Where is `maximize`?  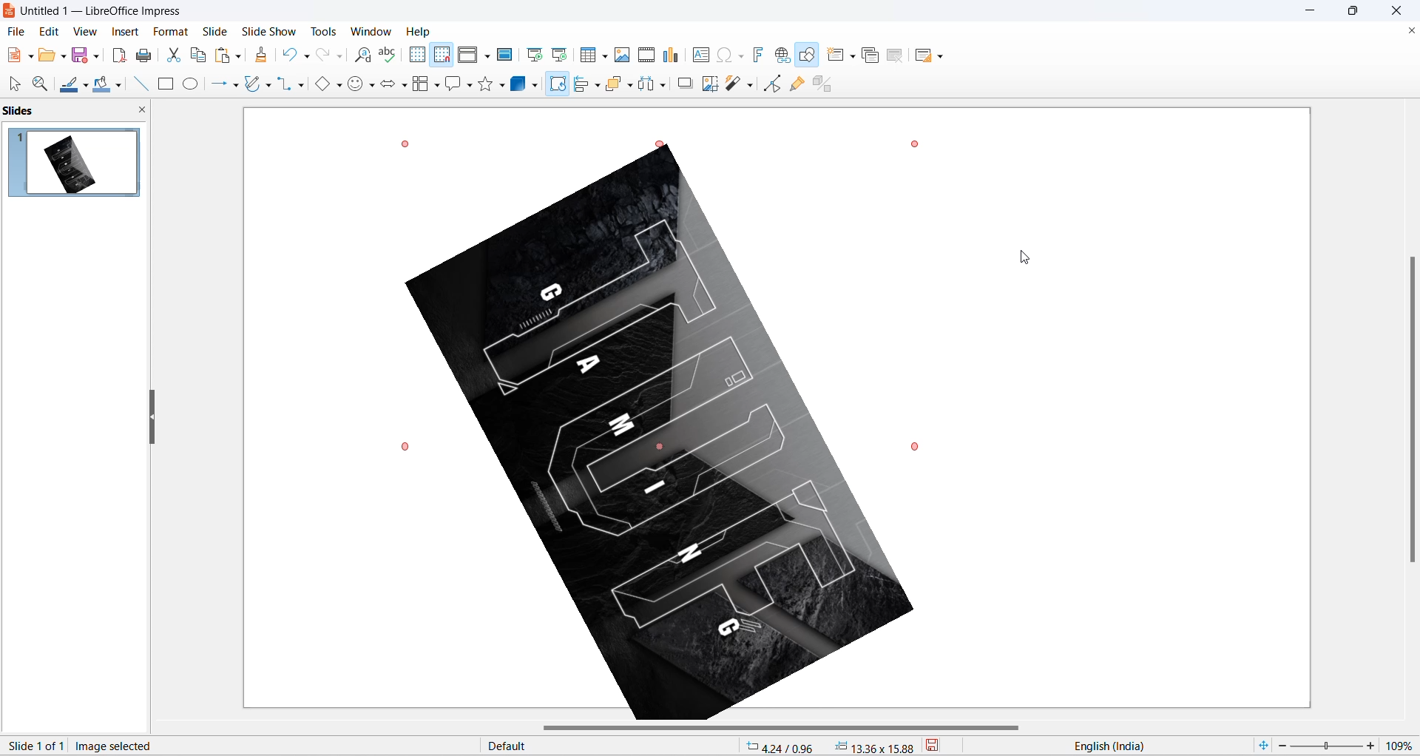
maximize is located at coordinates (1359, 13).